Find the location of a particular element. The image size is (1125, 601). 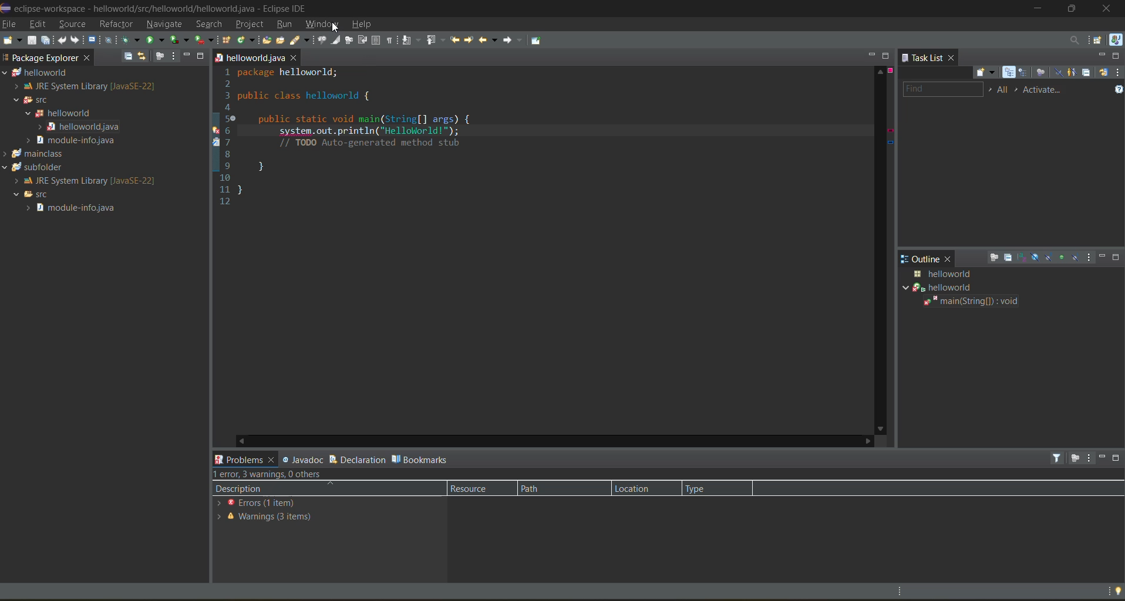

java is located at coordinates (1116, 41).